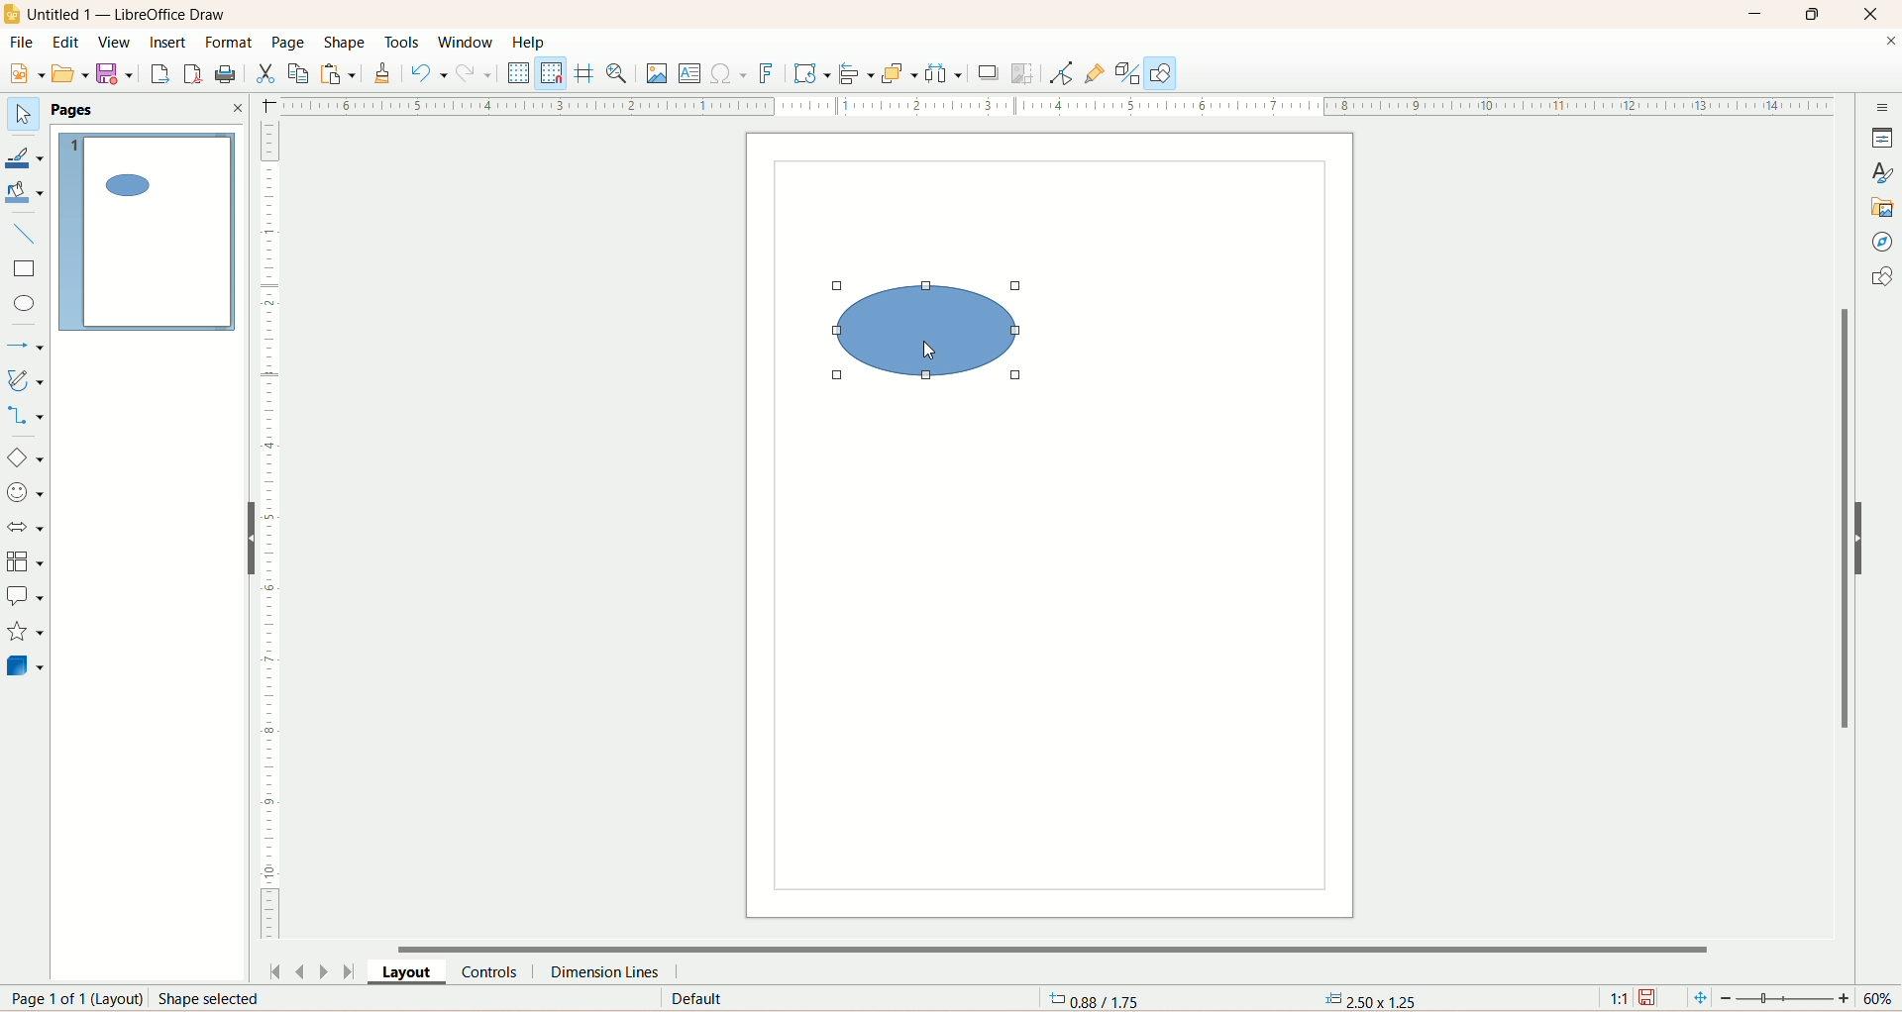 The image size is (1902, 1012). What do you see at coordinates (76, 110) in the screenshot?
I see `pages` at bounding box center [76, 110].